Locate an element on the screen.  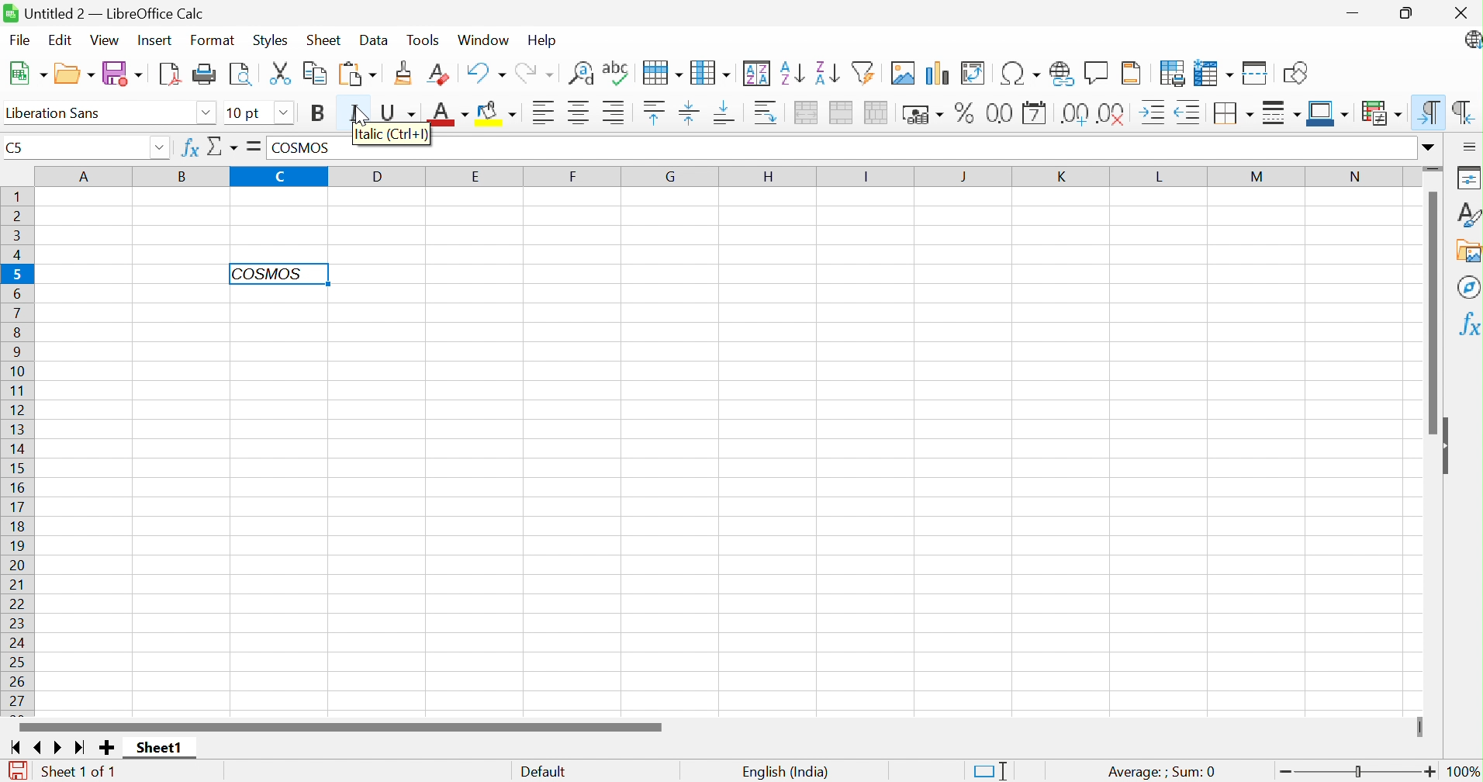
Align top is located at coordinates (655, 113).